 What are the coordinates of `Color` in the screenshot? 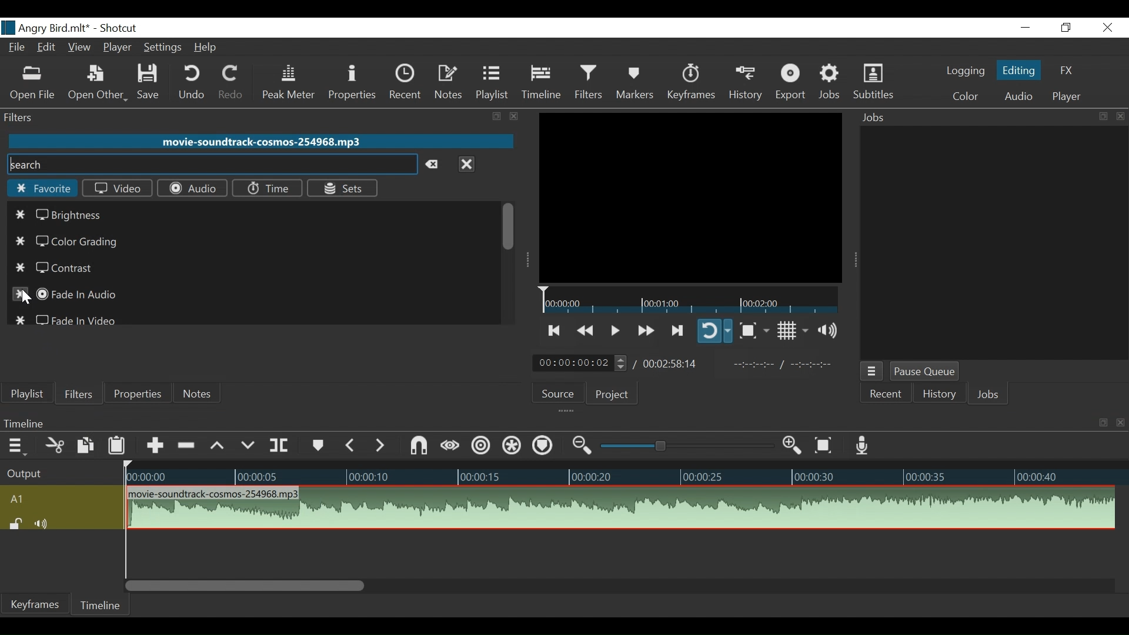 It's located at (965, 97).